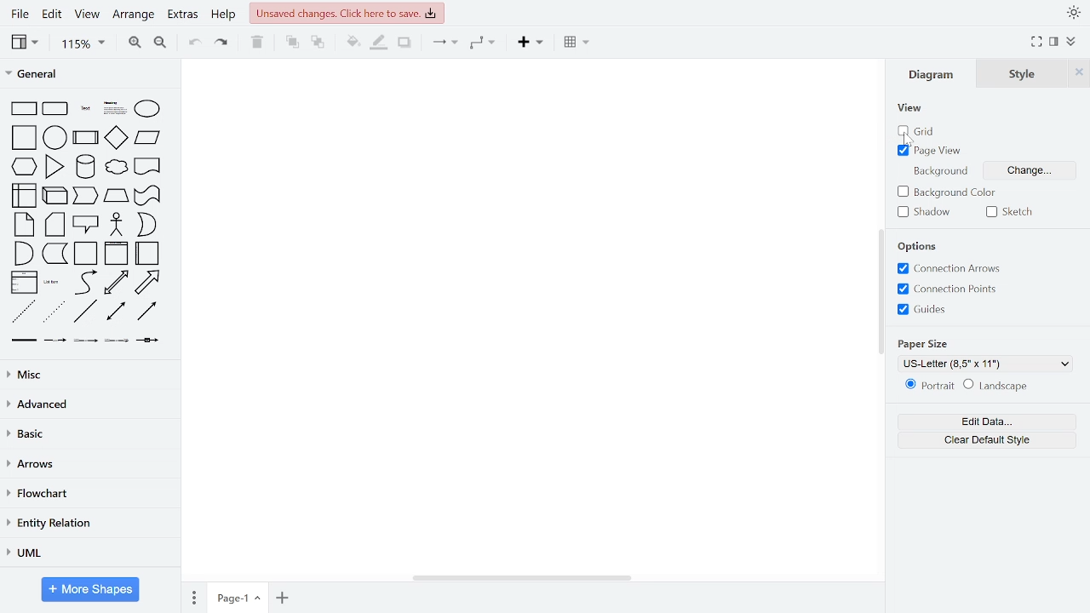 The image size is (1090, 613). What do you see at coordinates (185, 16) in the screenshot?
I see `extras` at bounding box center [185, 16].